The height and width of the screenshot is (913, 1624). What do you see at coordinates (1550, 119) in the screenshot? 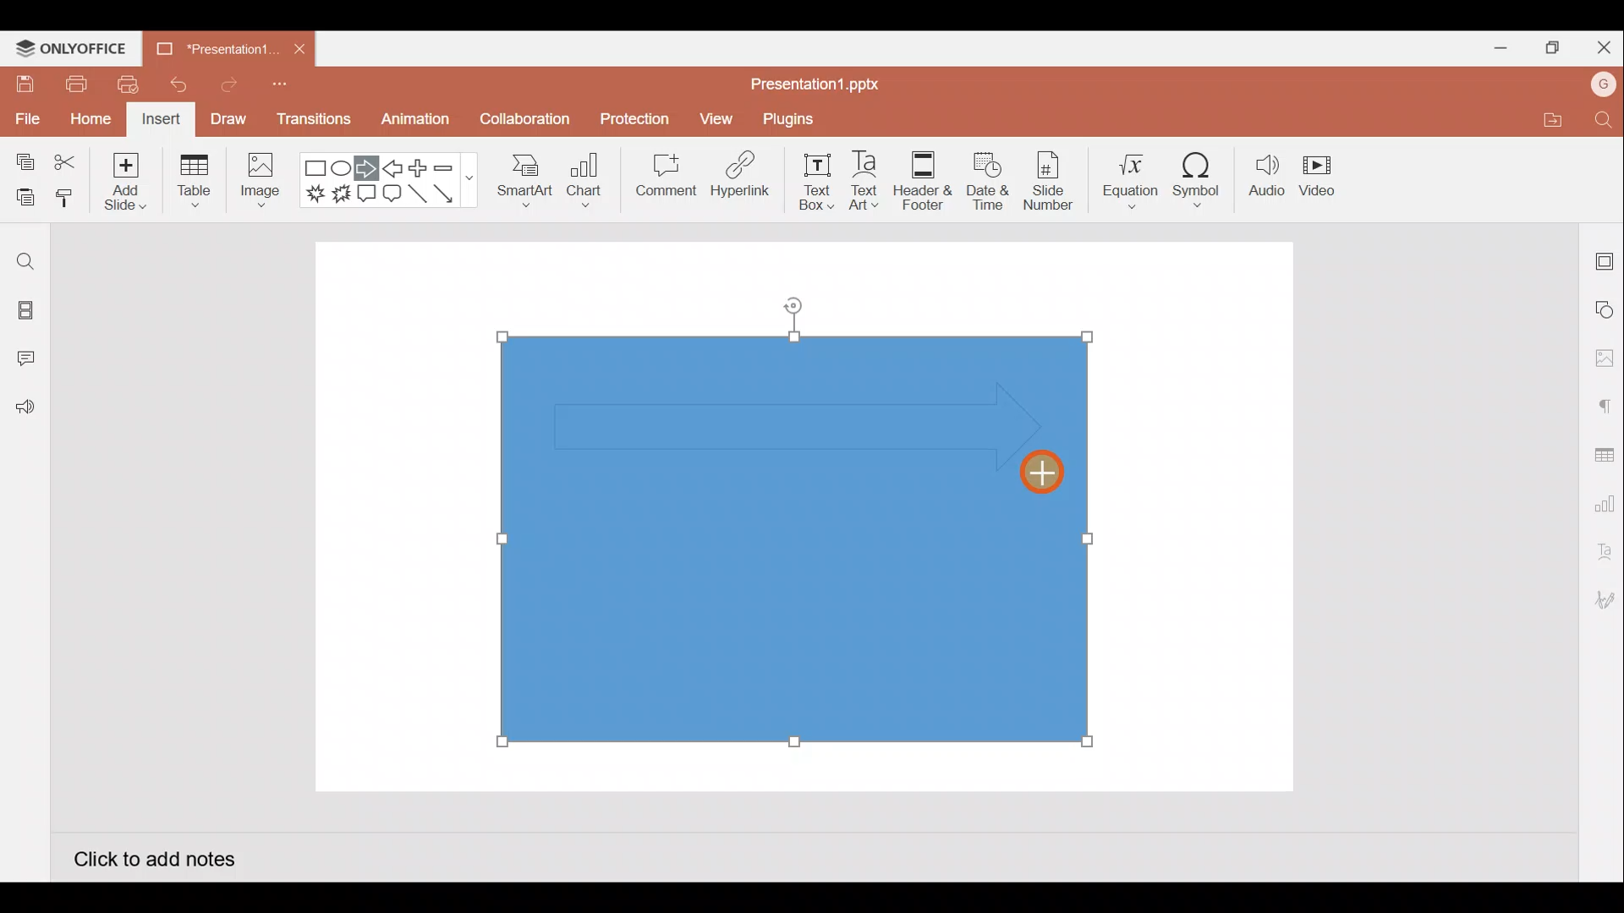
I see `Open file location` at bounding box center [1550, 119].